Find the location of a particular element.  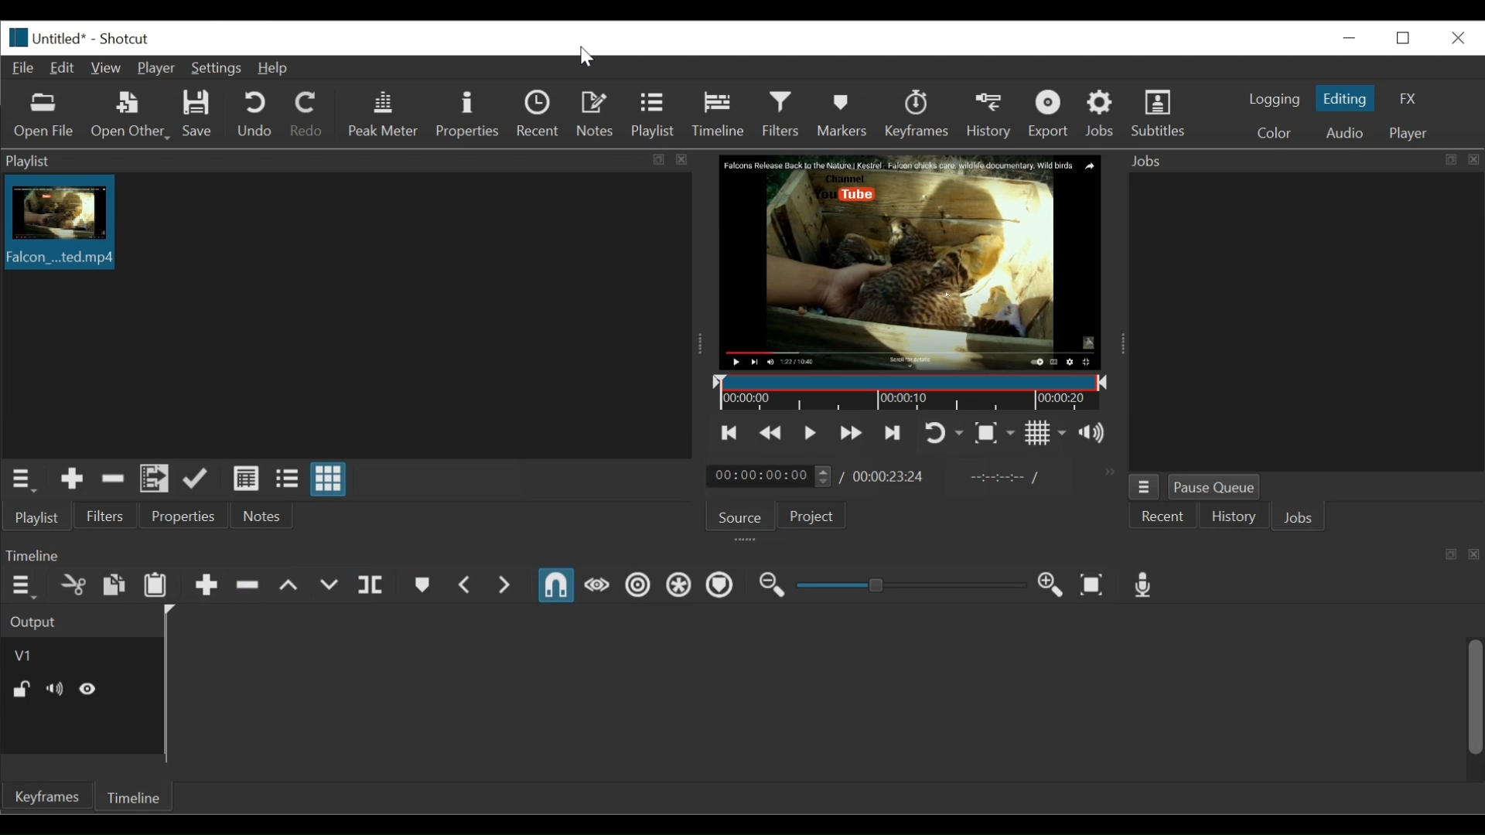

Export is located at coordinates (1050, 115).